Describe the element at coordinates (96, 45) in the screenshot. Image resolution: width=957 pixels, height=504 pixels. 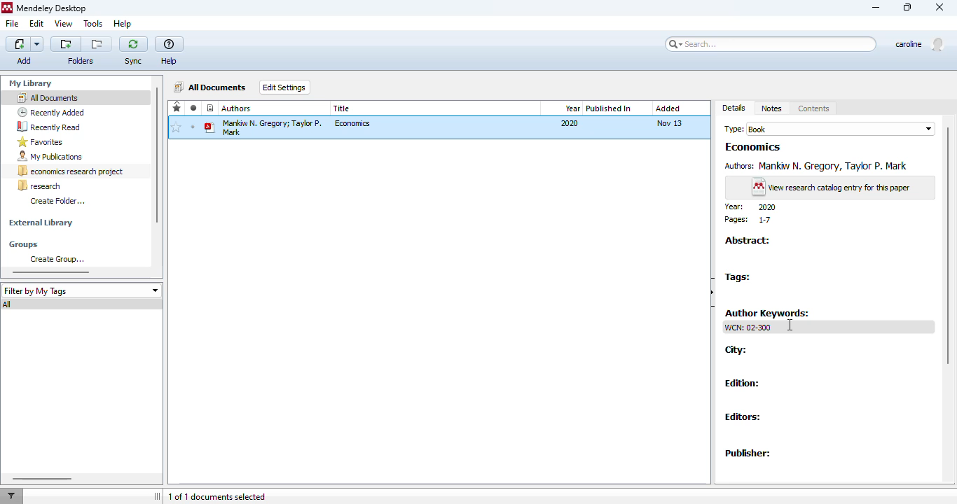
I see `remove the current folder` at that location.